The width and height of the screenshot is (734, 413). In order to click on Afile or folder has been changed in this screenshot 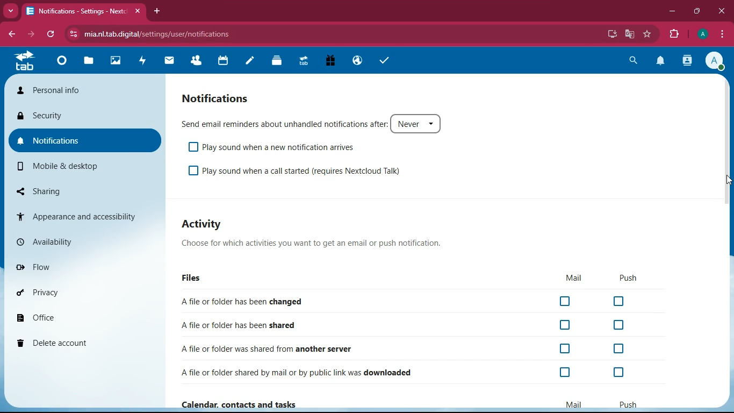, I will do `click(247, 301)`.